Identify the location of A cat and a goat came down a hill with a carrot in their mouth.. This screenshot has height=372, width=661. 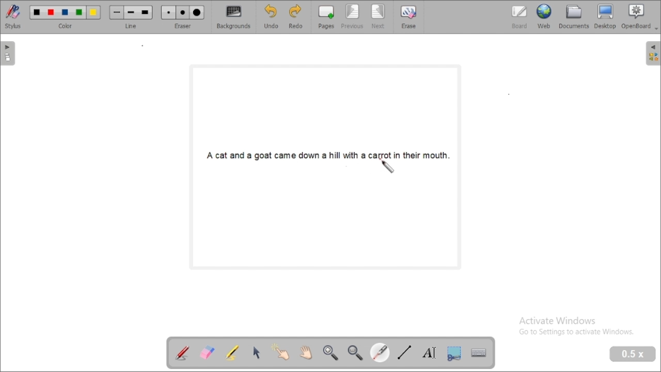
(328, 153).